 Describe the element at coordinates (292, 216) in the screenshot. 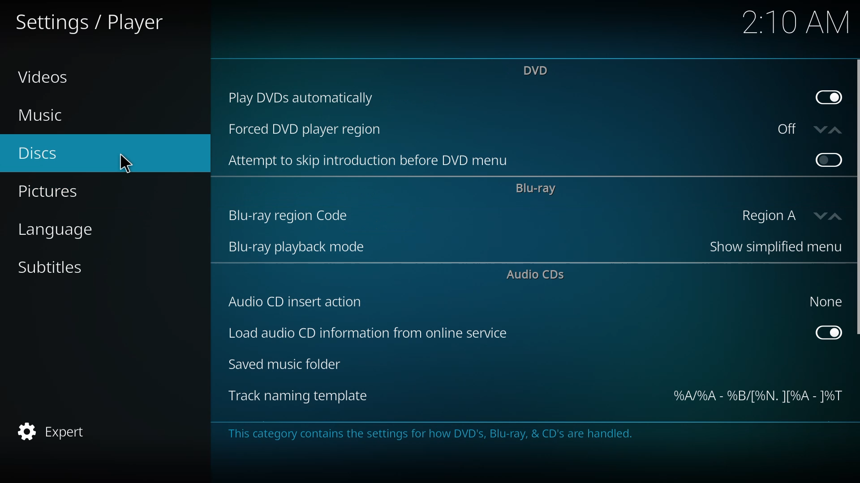

I see `bluray region code` at that location.